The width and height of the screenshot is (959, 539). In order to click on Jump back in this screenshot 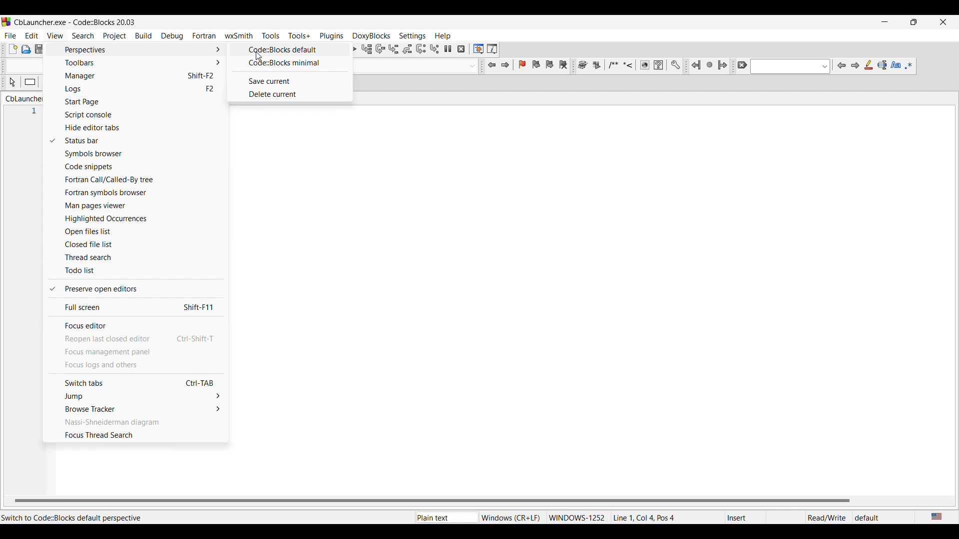, I will do `click(696, 65)`.